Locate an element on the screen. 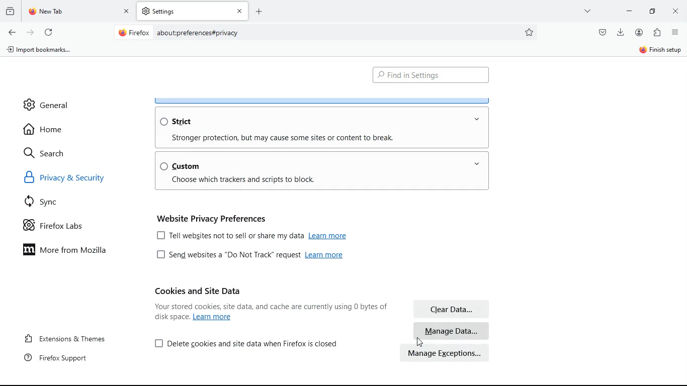  custom is located at coordinates (182, 166).